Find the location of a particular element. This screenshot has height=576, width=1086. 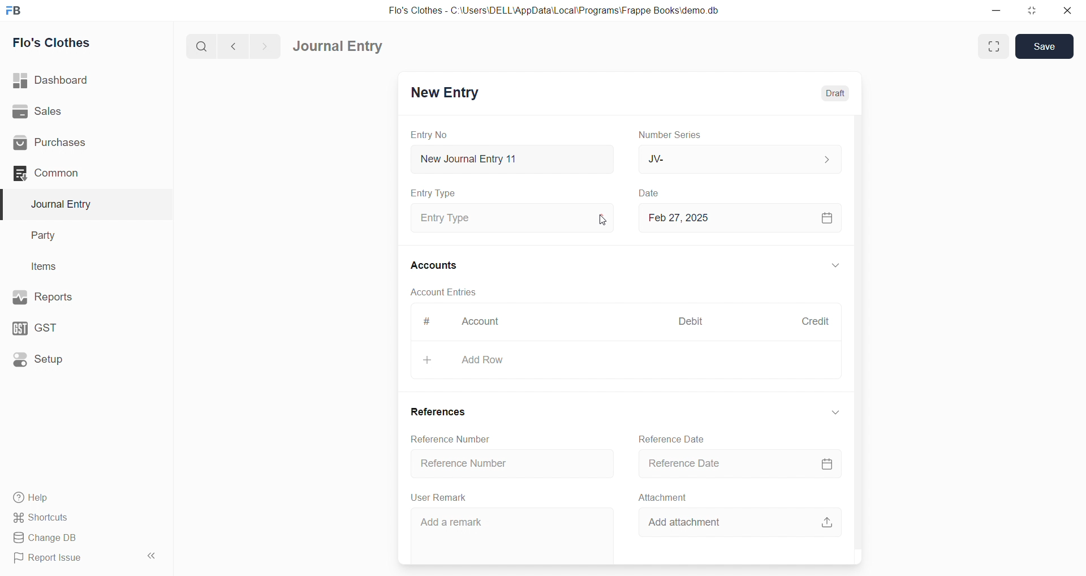

Reference Date is located at coordinates (734, 465).